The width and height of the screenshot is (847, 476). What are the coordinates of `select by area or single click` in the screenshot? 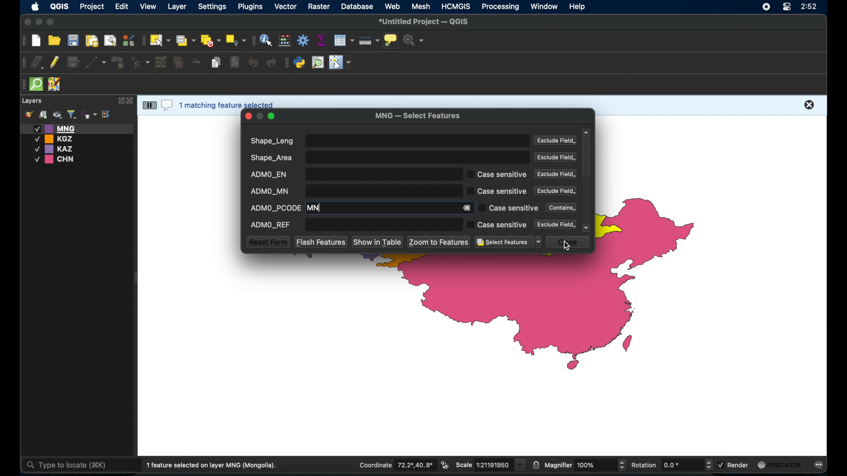 It's located at (184, 40).